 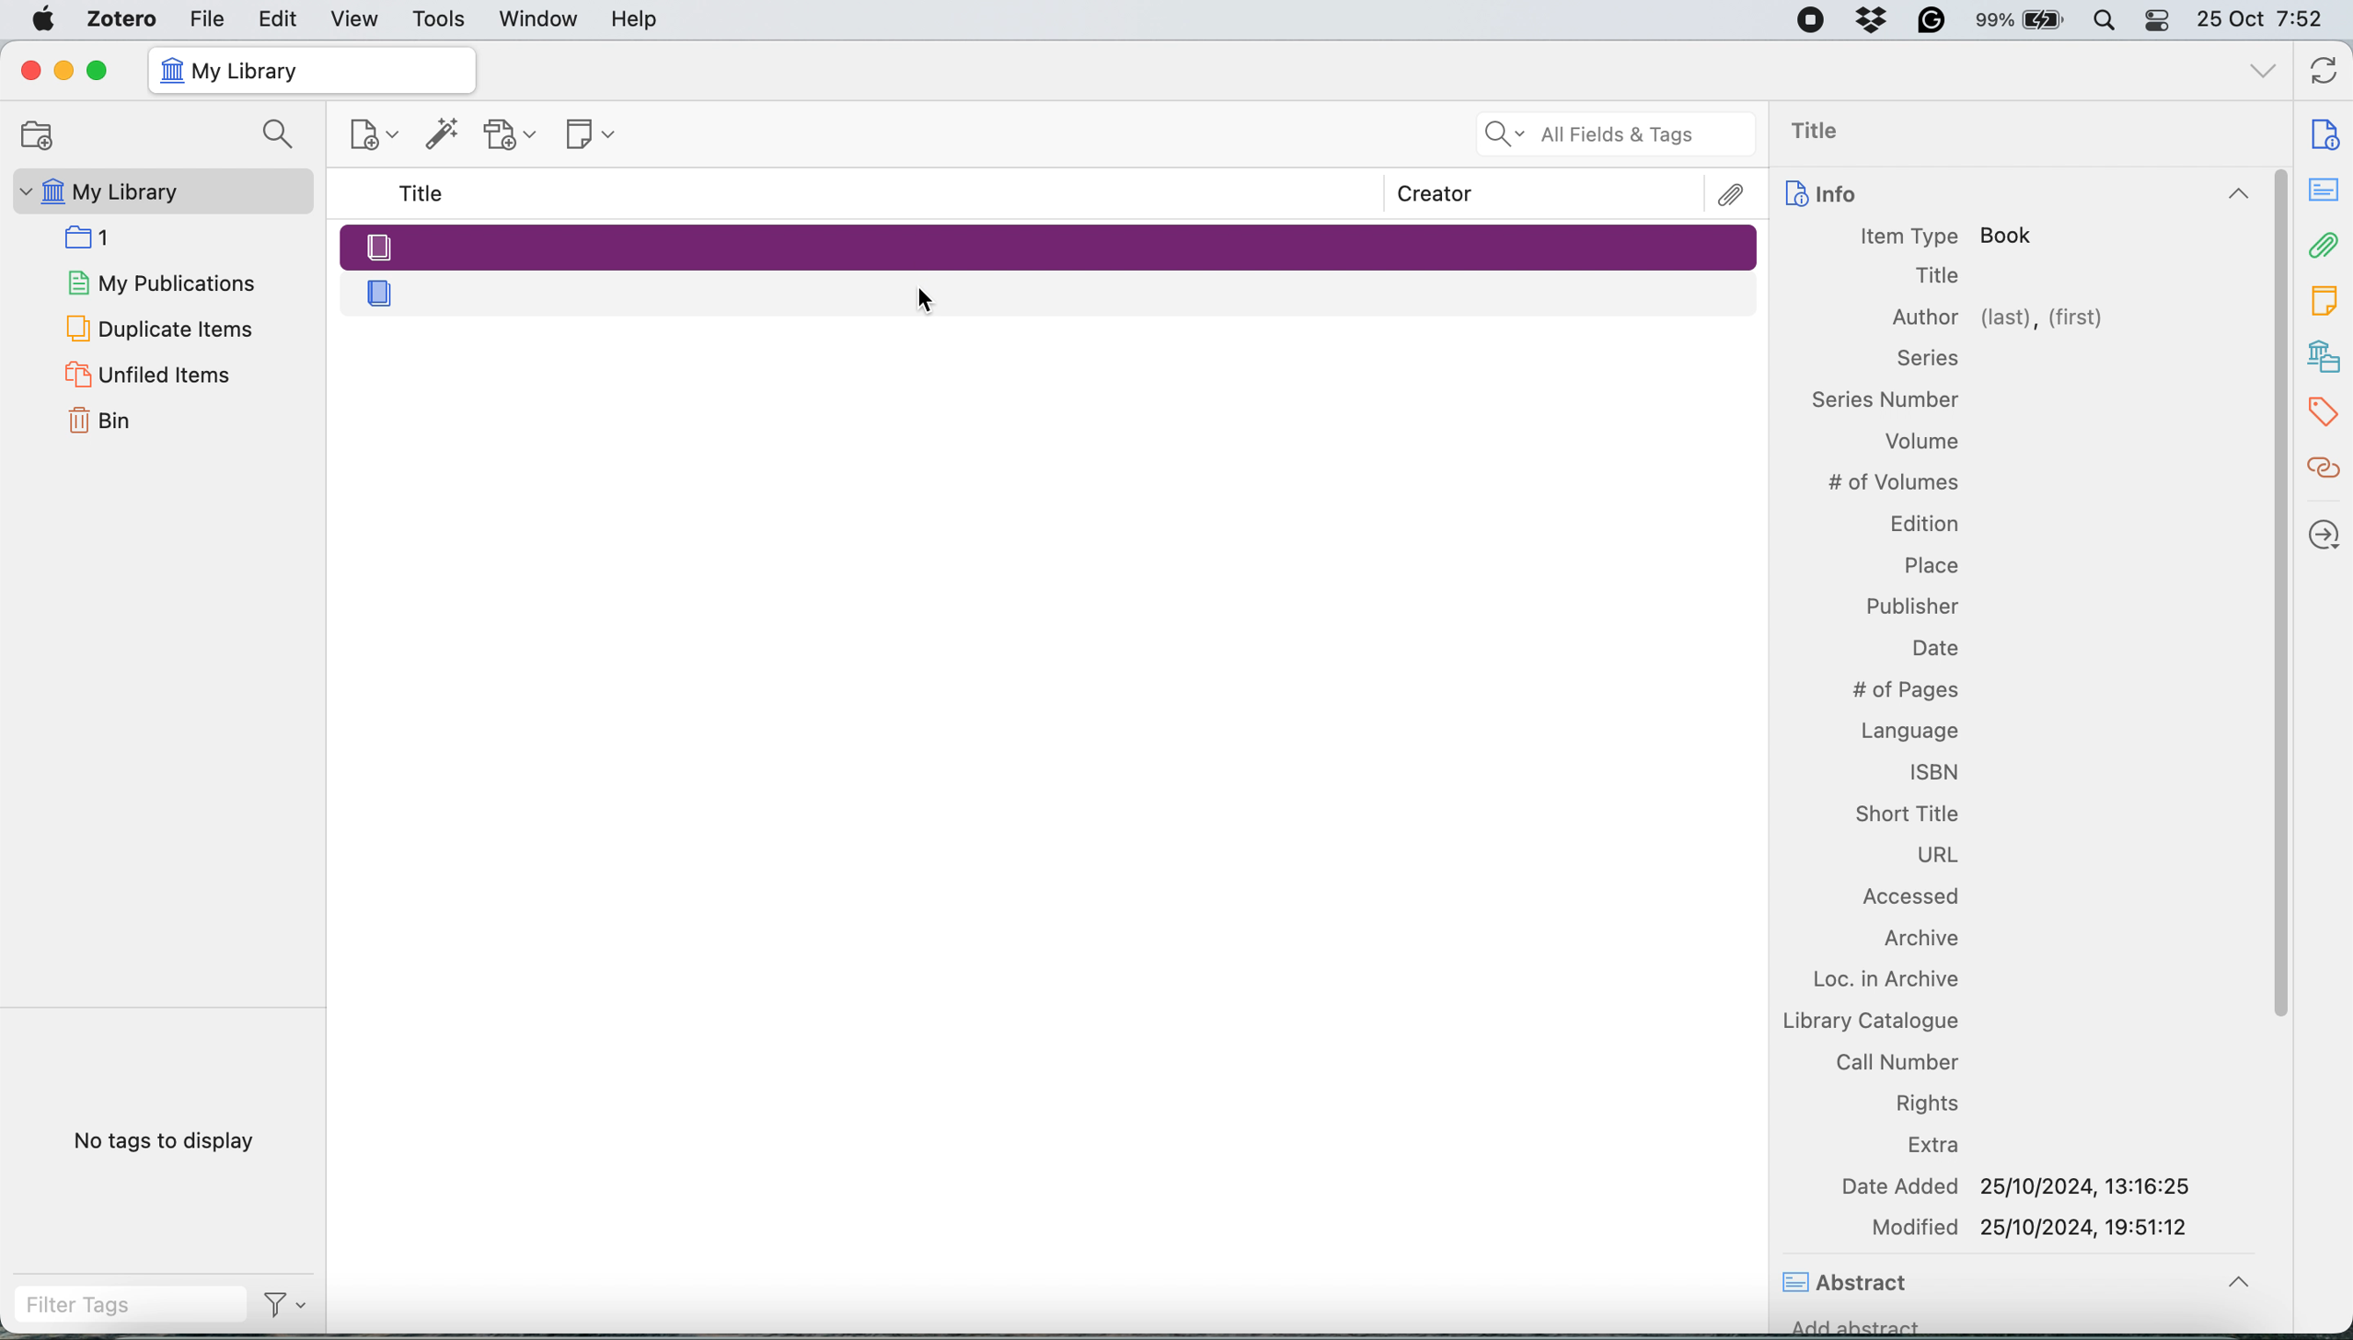 What do you see at coordinates (1903, 690) in the screenshot?
I see `# of Pages` at bounding box center [1903, 690].